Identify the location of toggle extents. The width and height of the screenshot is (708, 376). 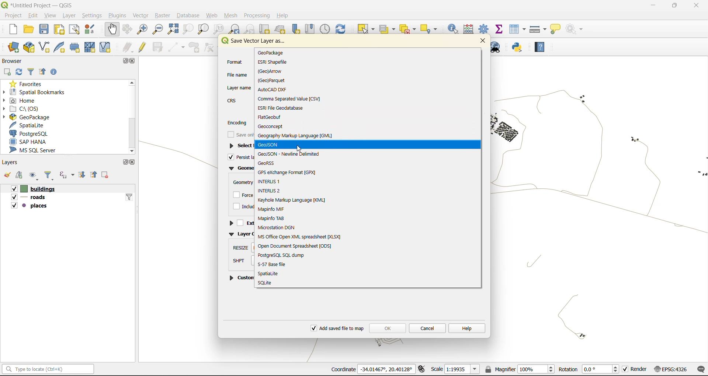
(423, 369).